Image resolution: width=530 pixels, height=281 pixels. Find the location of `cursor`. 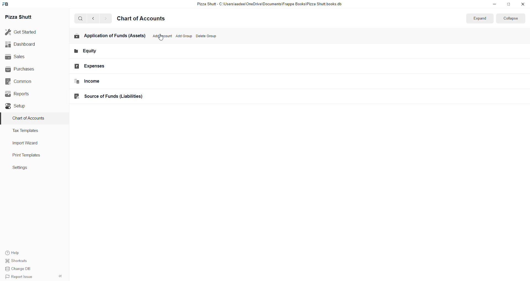

cursor is located at coordinates (161, 38).